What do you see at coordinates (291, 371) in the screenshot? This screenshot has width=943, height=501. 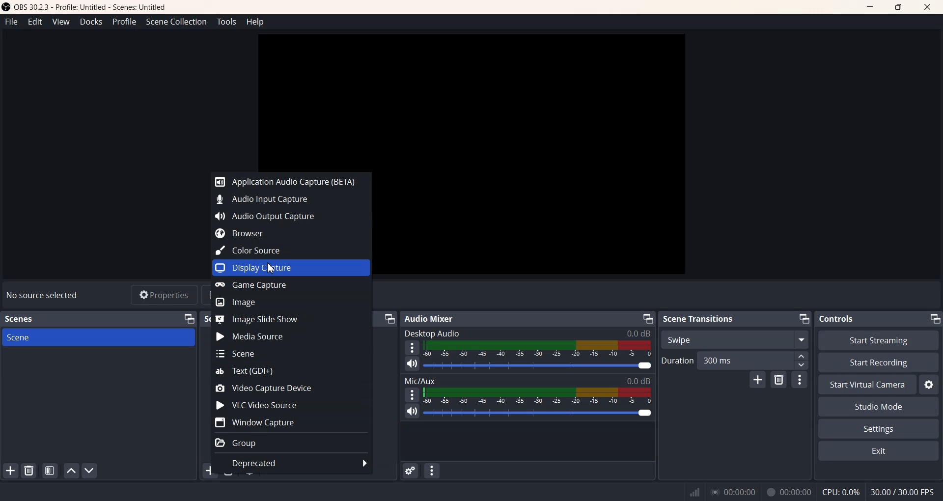 I see `Text(GDI+)` at bounding box center [291, 371].